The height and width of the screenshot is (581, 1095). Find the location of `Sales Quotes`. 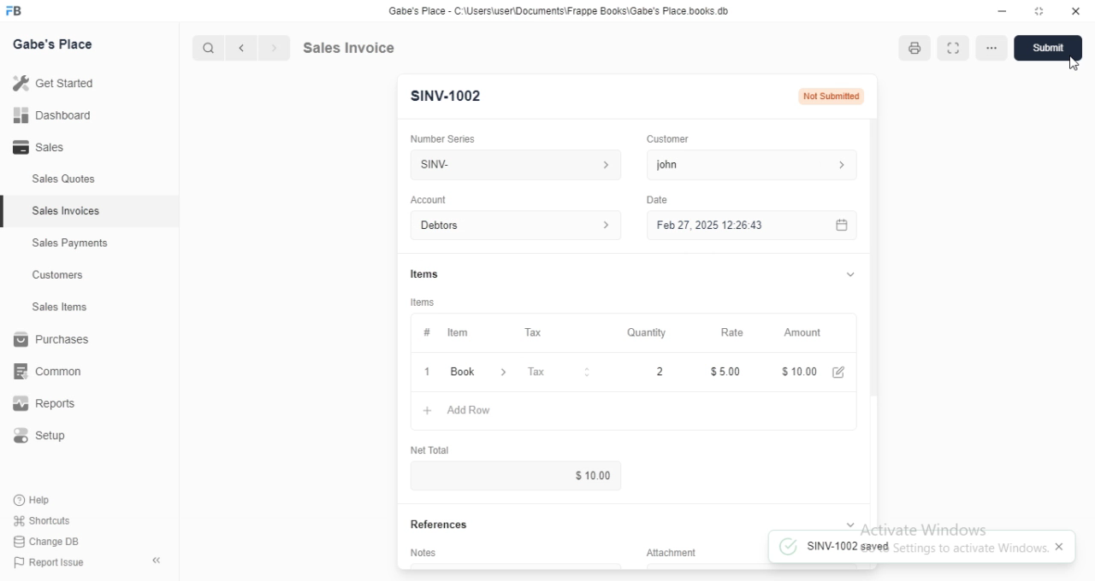

Sales Quotes is located at coordinates (63, 181).